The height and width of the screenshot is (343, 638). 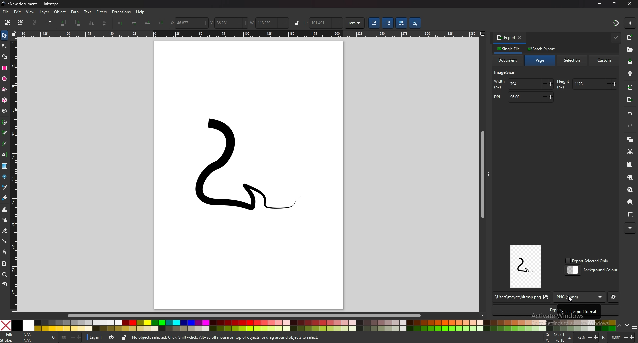 What do you see at coordinates (619, 326) in the screenshot?
I see `up` at bounding box center [619, 326].